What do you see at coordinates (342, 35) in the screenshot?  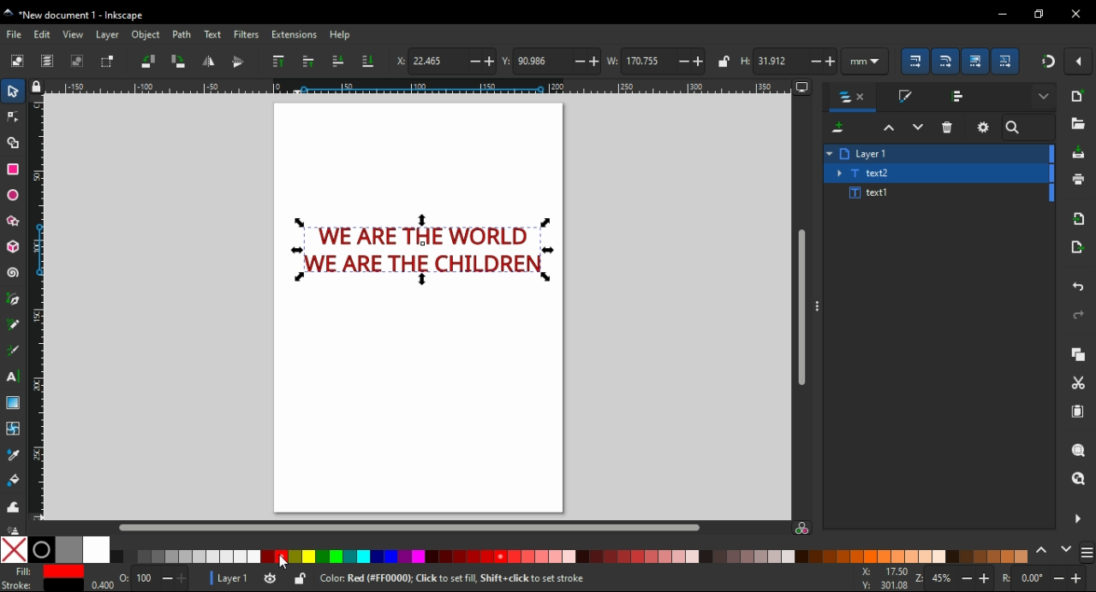 I see `help` at bounding box center [342, 35].